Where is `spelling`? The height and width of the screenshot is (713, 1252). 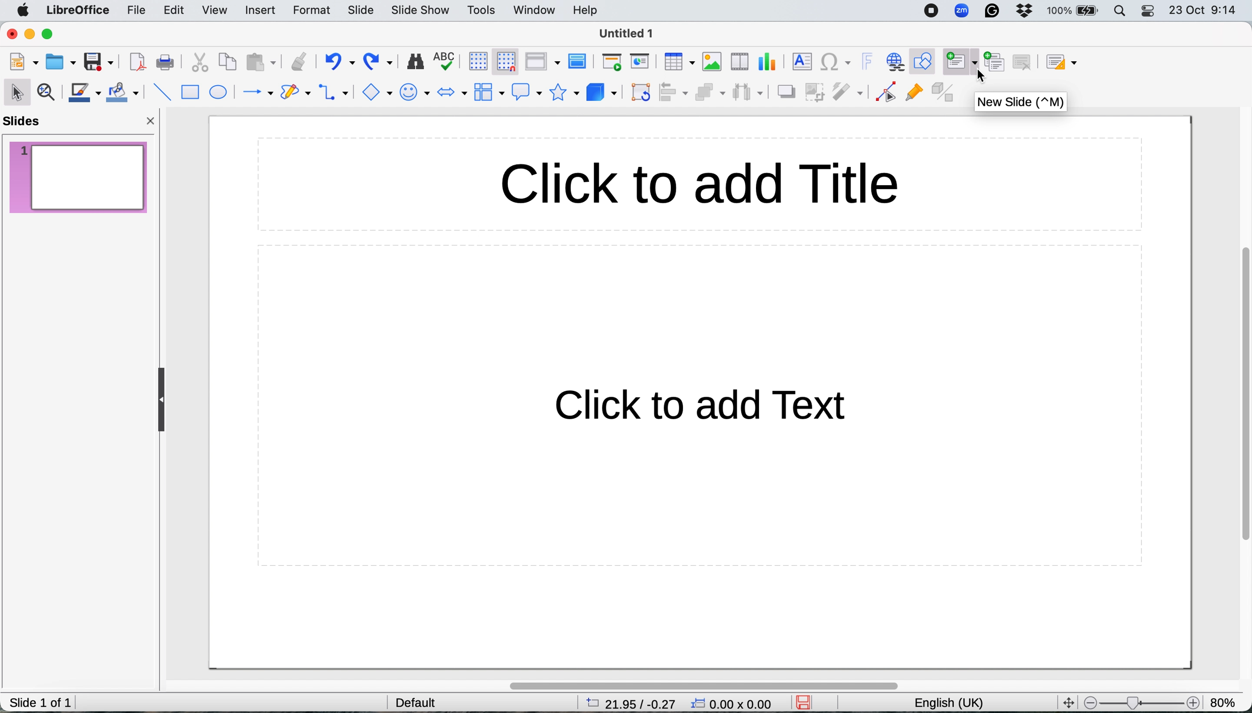
spelling is located at coordinates (446, 61).